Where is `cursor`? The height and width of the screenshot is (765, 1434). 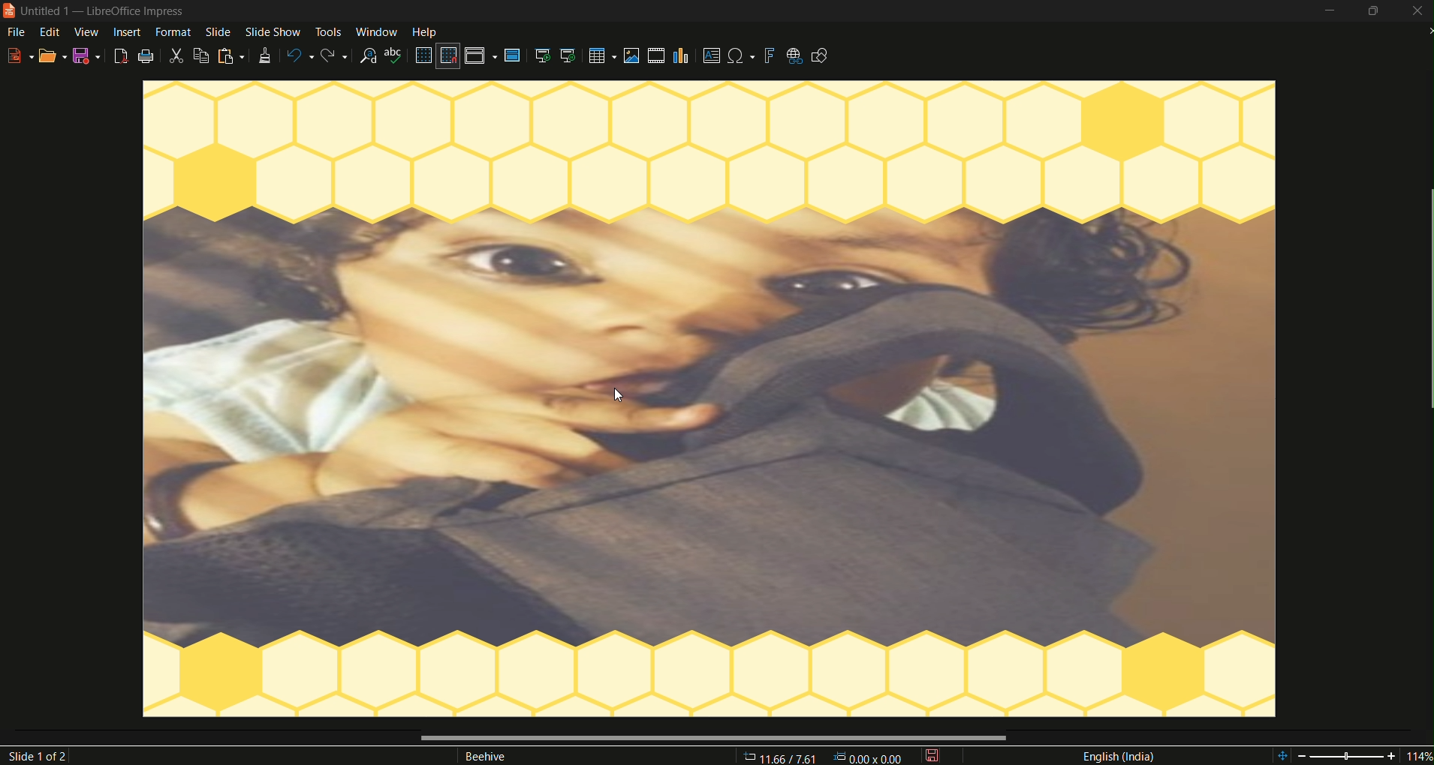
cursor is located at coordinates (613, 394).